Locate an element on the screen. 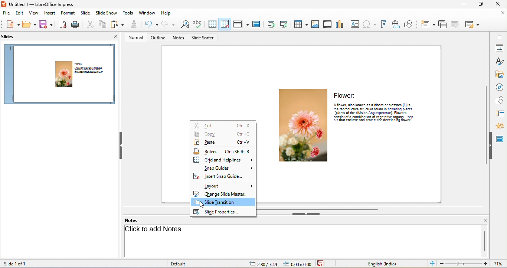 The width and height of the screenshot is (507, 268). notes is located at coordinates (179, 37).